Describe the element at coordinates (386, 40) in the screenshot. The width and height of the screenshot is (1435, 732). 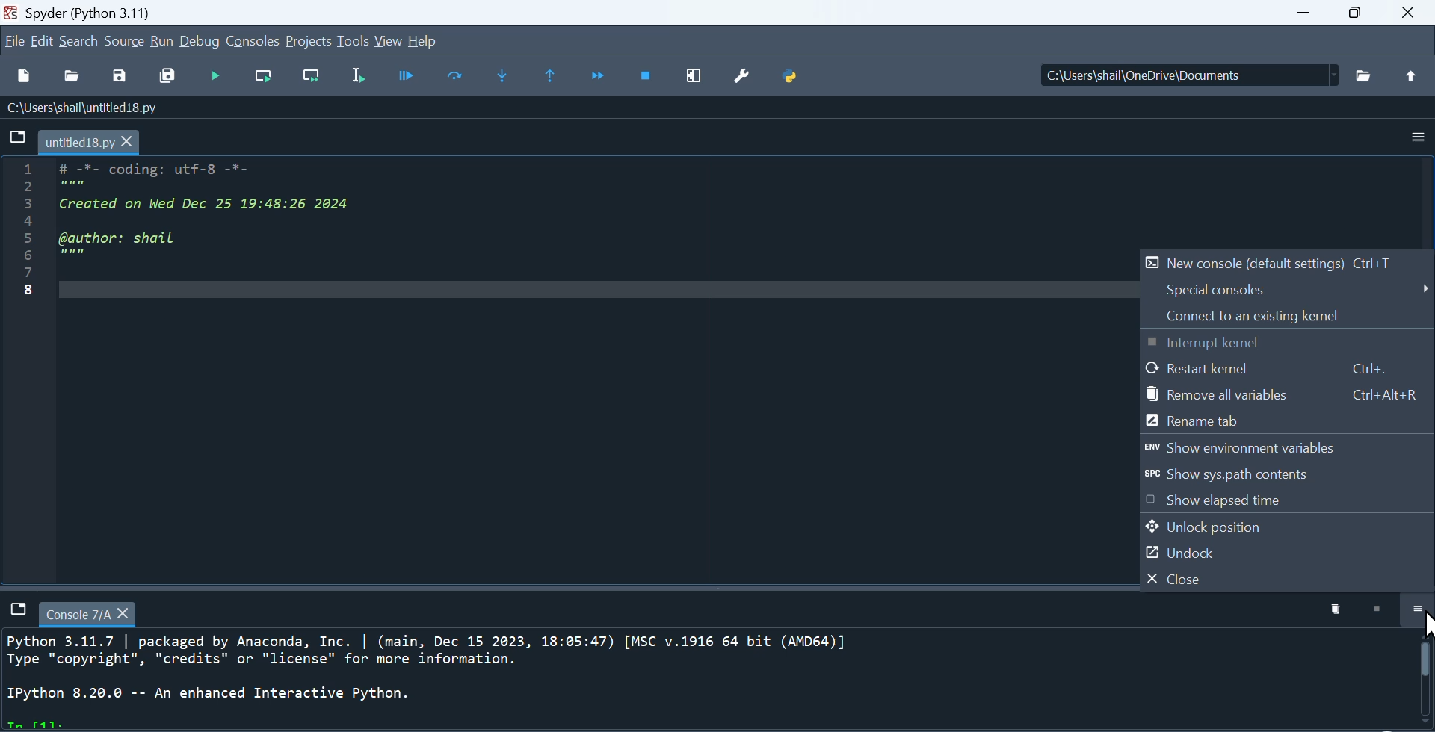
I see `view` at that location.